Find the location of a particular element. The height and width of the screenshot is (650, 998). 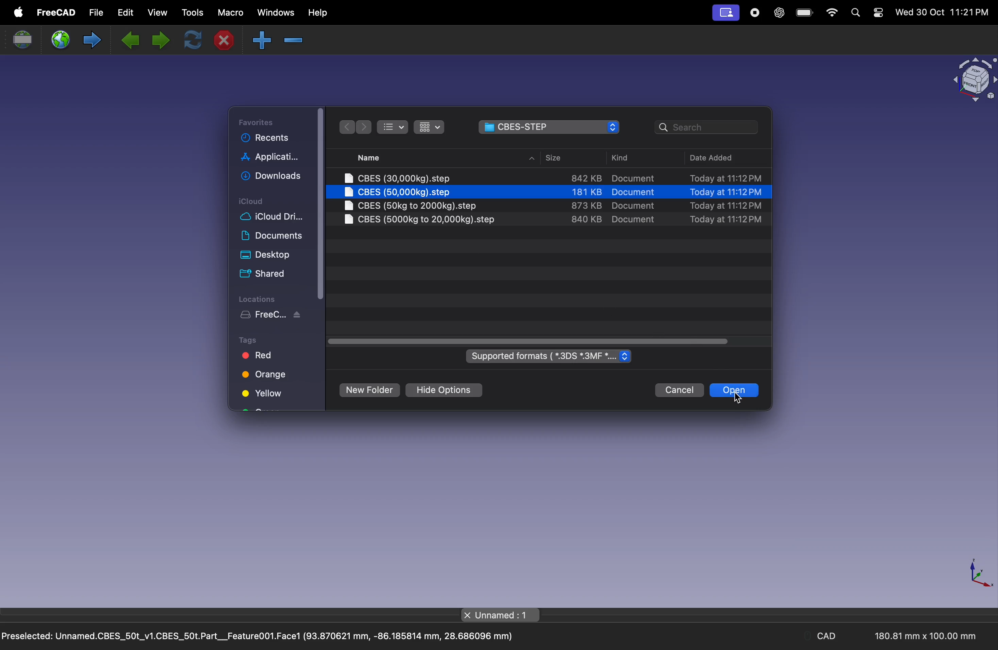

favourties is located at coordinates (264, 122).